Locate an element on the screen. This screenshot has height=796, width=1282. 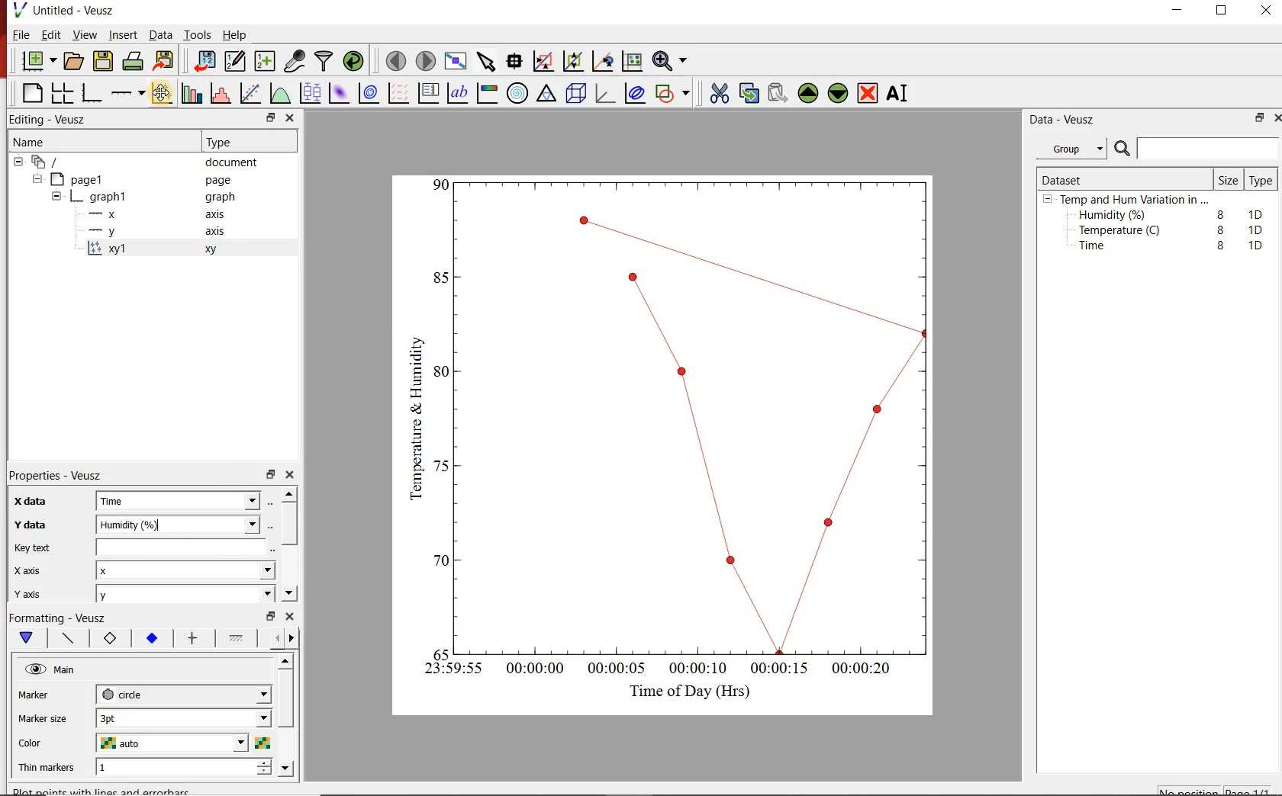
plot key is located at coordinates (431, 93).